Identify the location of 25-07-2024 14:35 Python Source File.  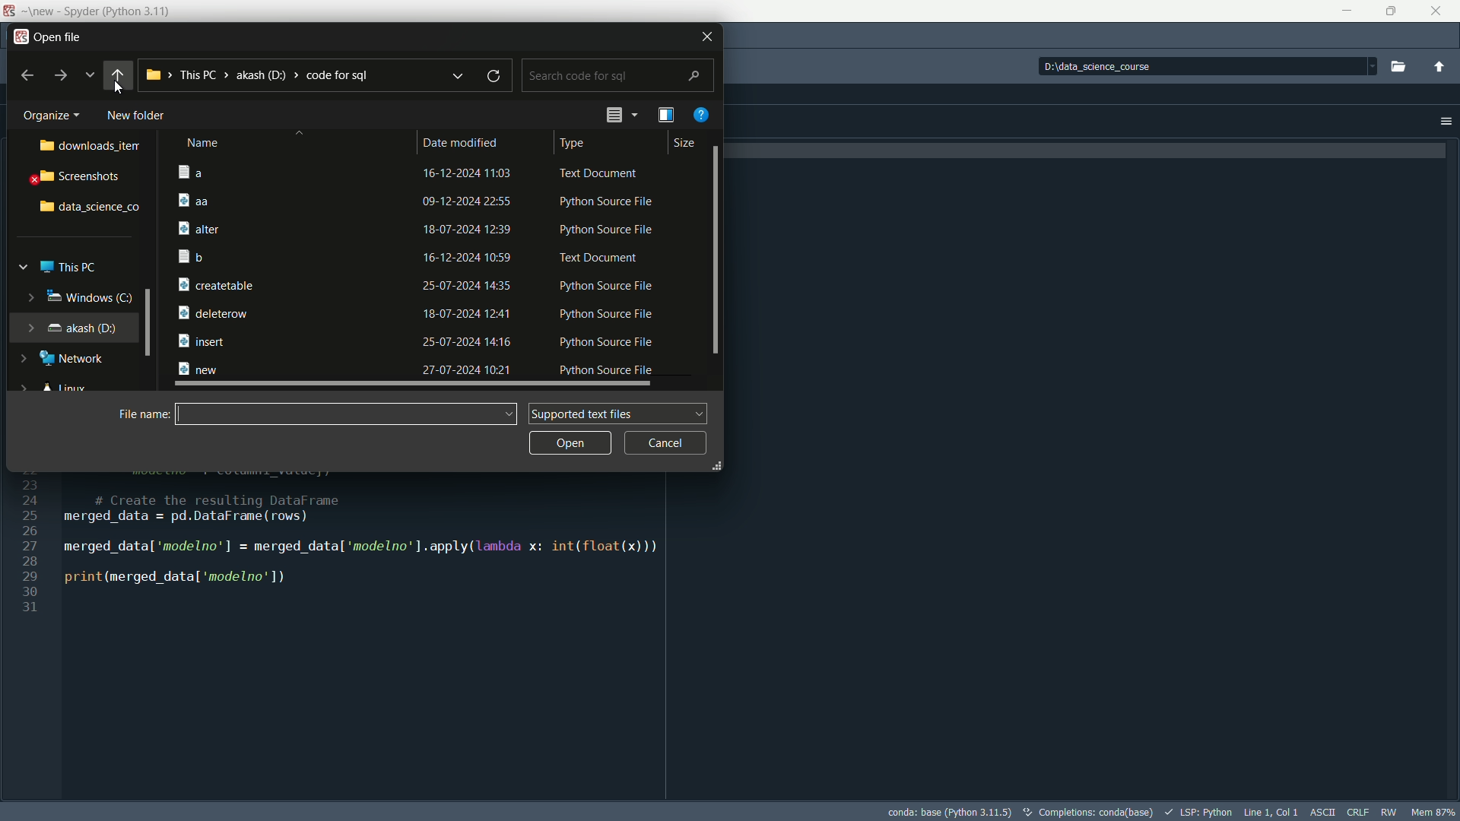
(544, 285).